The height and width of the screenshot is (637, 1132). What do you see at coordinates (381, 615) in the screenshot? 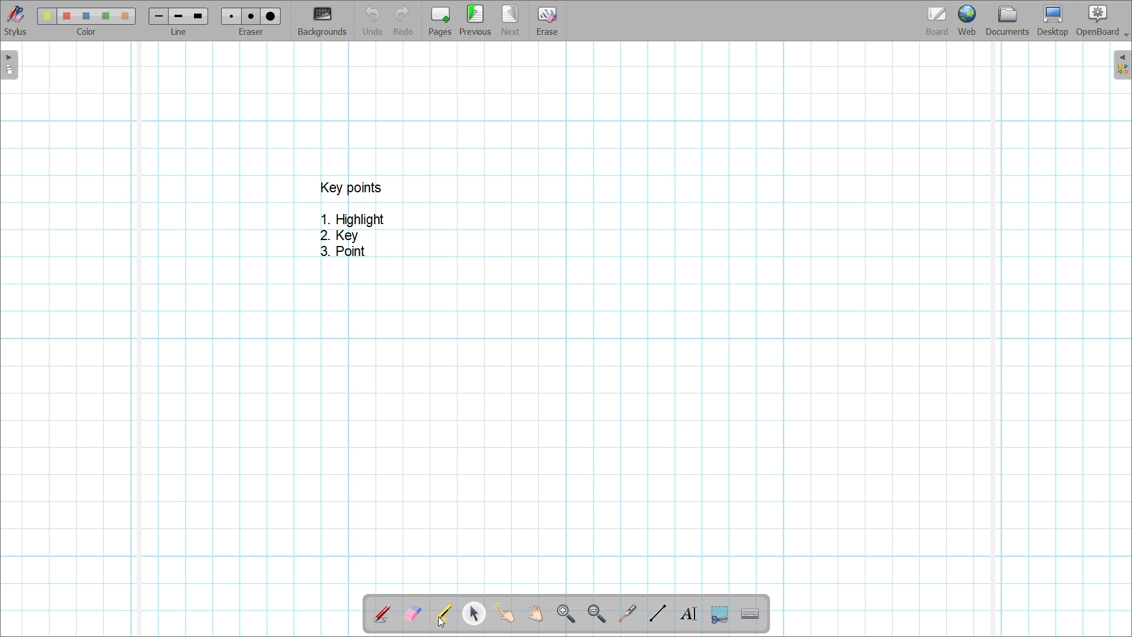
I see `Annotate document` at bounding box center [381, 615].